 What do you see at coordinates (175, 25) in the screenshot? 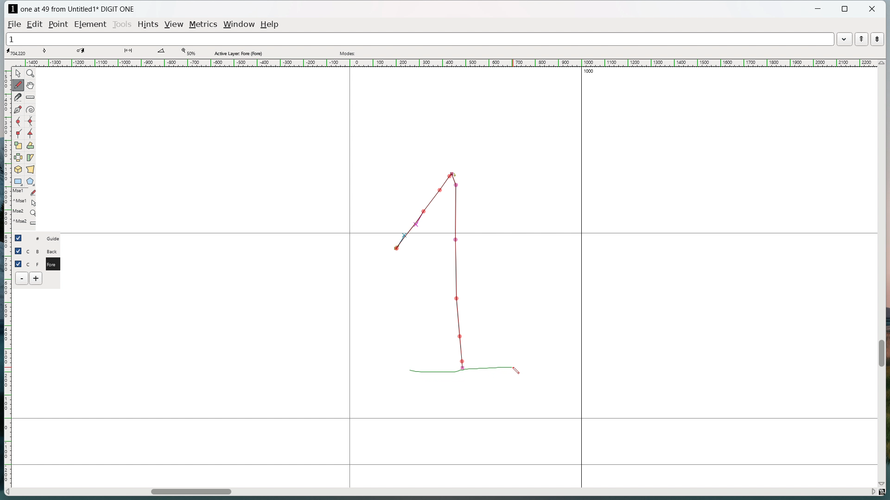
I see `view` at bounding box center [175, 25].